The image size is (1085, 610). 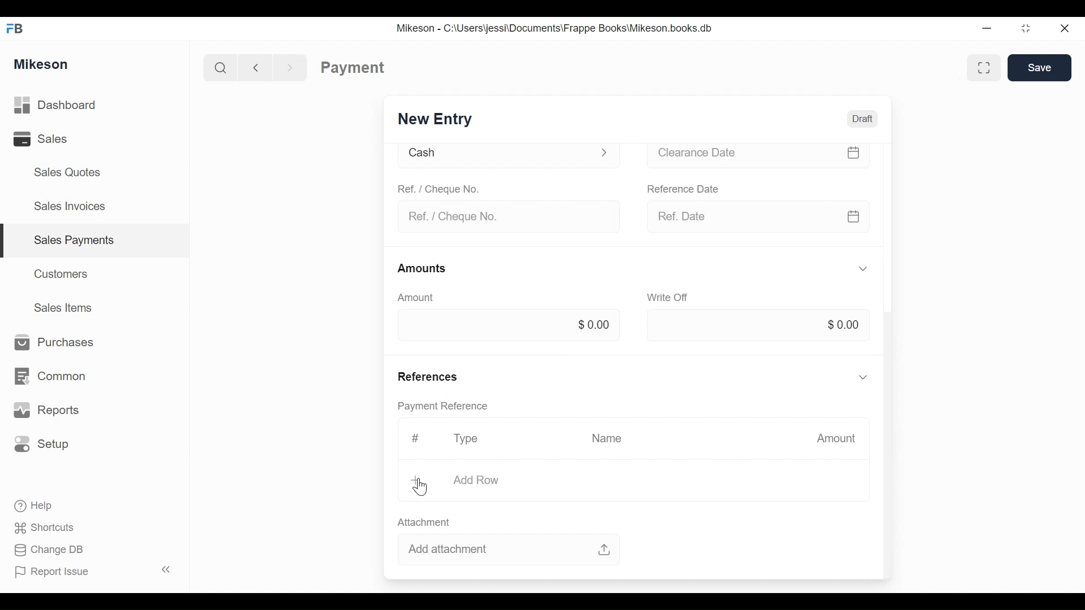 I want to click on Reports, so click(x=49, y=411).